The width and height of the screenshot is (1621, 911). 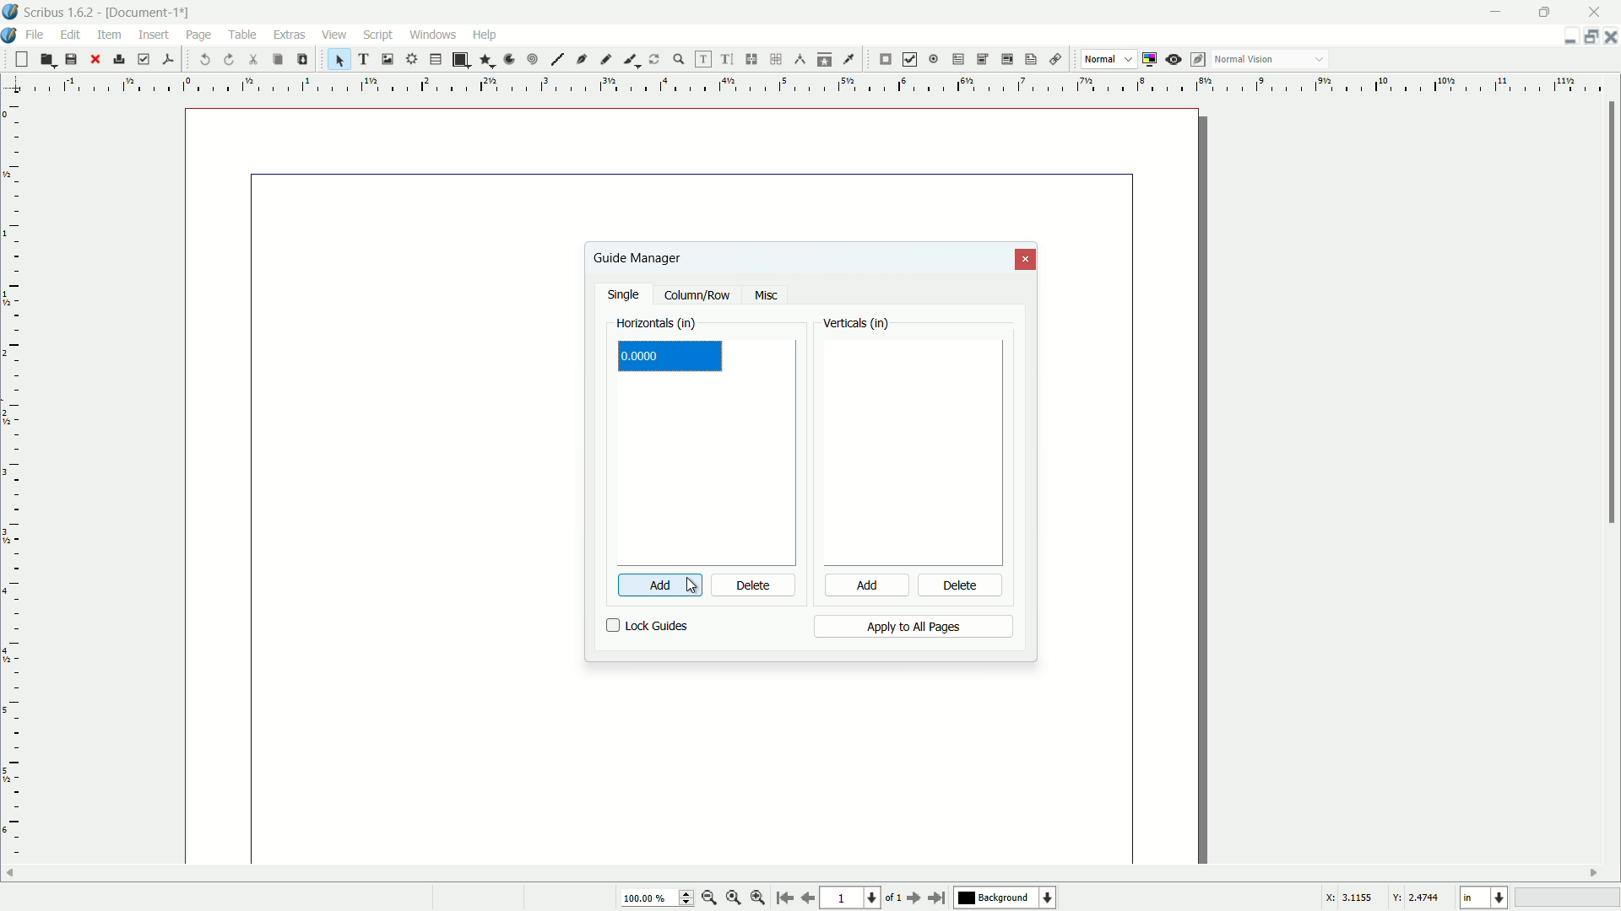 I want to click on document name, so click(x=151, y=13).